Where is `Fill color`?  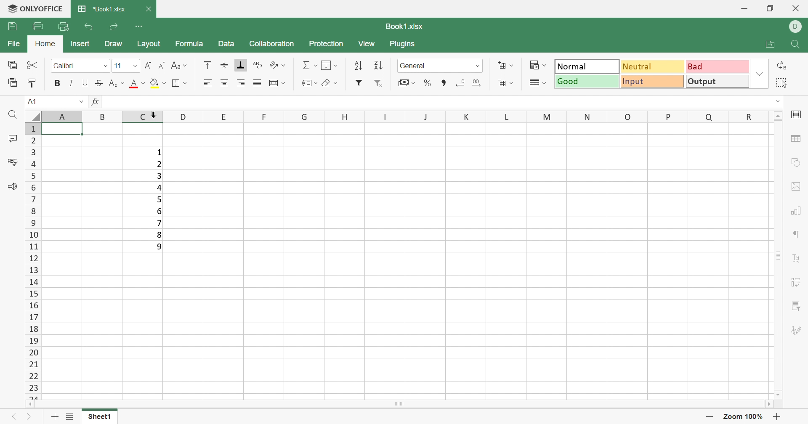 Fill color is located at coordinates (156, 82).